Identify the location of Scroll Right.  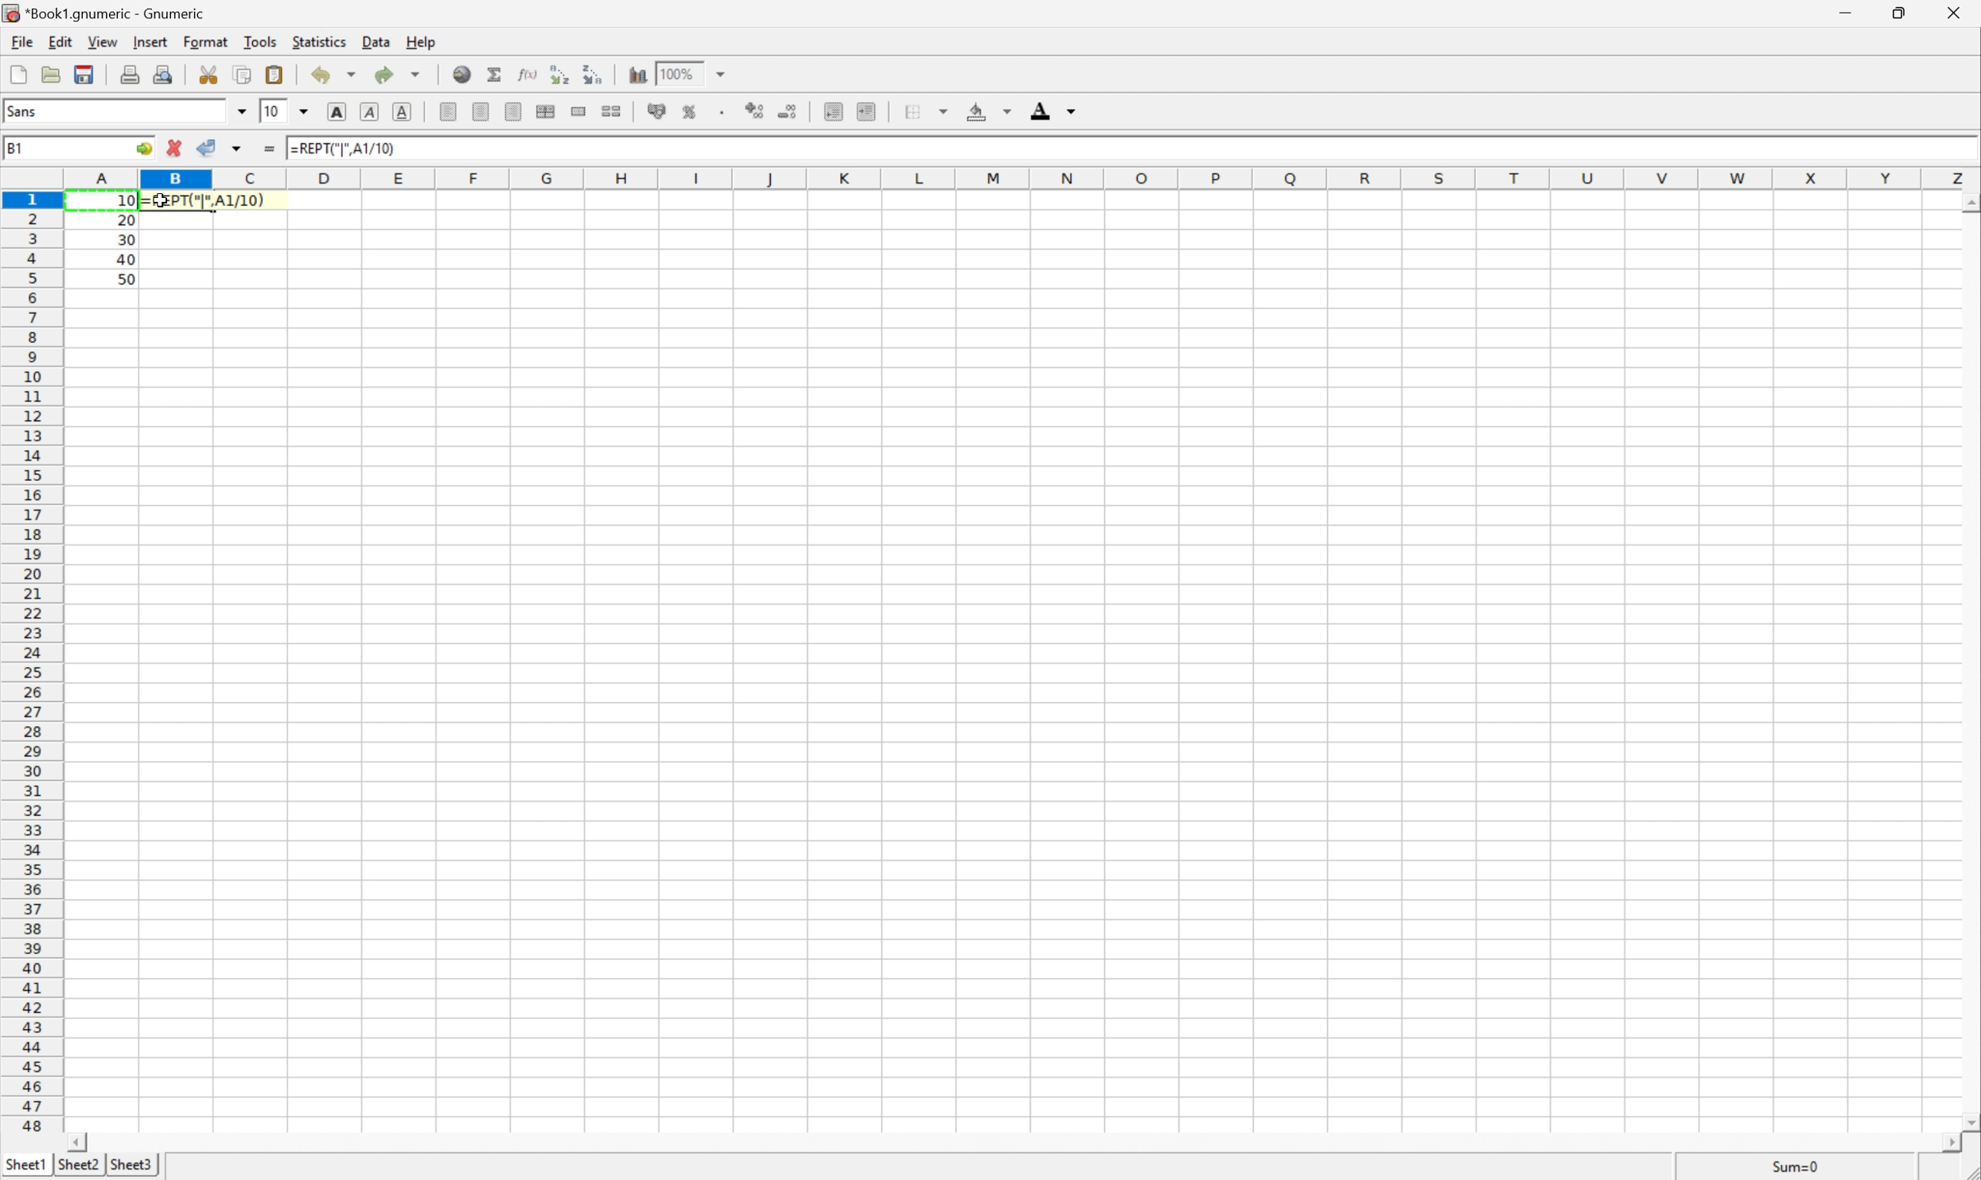
(1950, 1143).